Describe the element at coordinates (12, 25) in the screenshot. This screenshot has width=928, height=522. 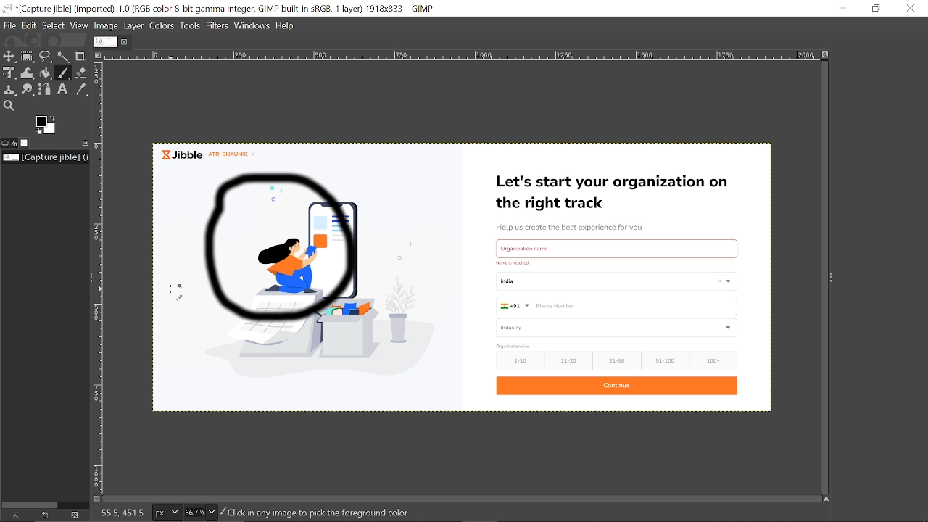
I see `File` at that location.